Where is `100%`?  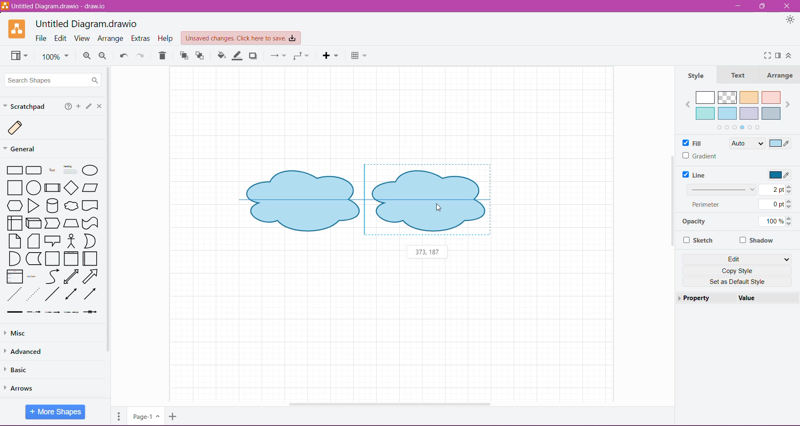 100% is located at coordinates (55, 57).